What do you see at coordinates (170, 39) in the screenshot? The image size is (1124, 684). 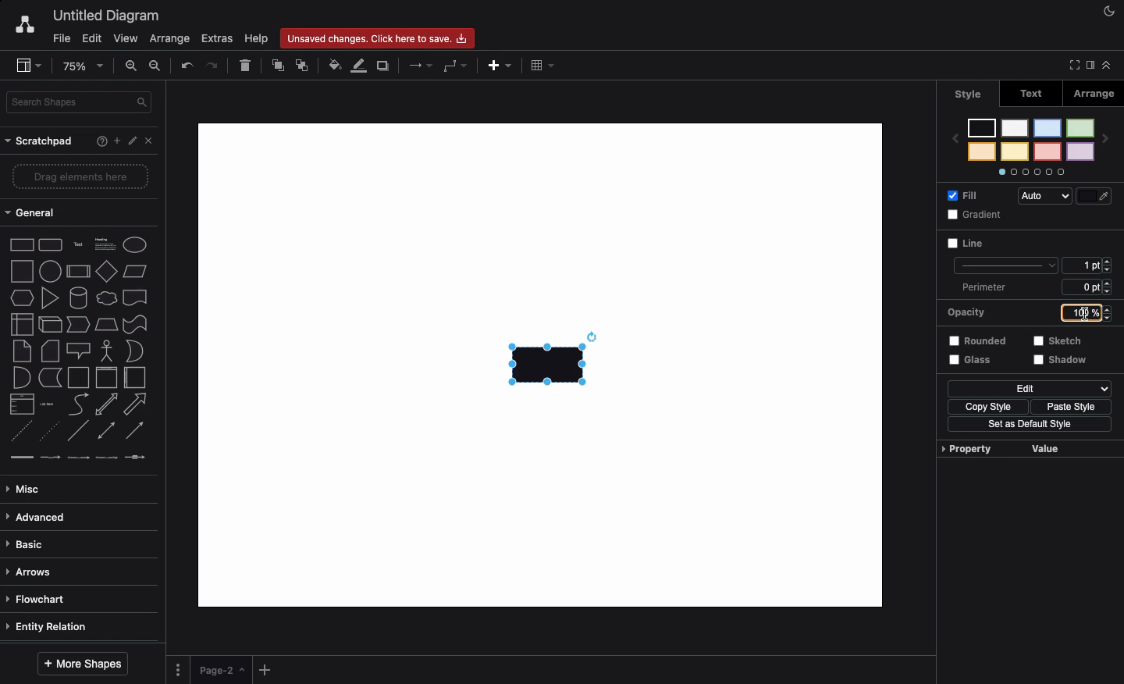 I see `Arrange` at bounding box center [170, 39].